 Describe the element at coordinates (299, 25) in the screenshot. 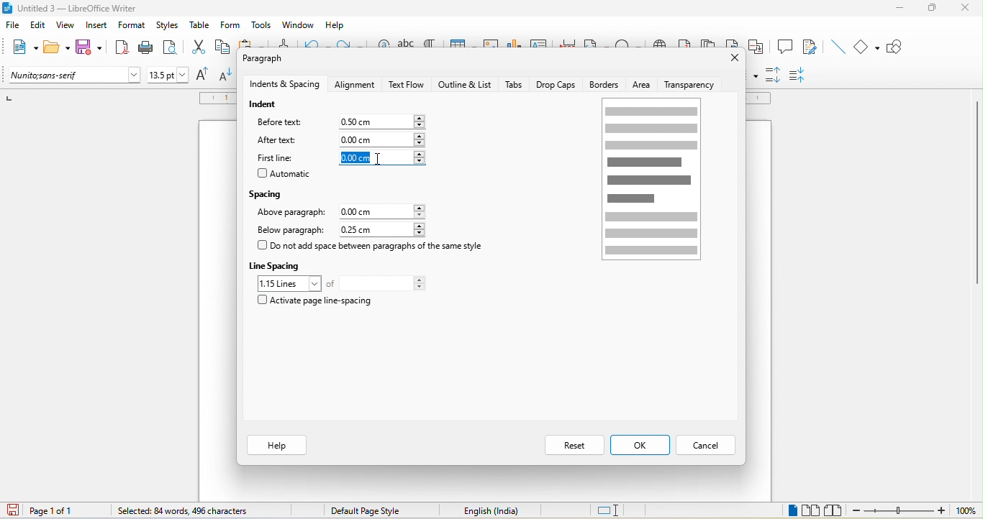

I see `window` at that location.